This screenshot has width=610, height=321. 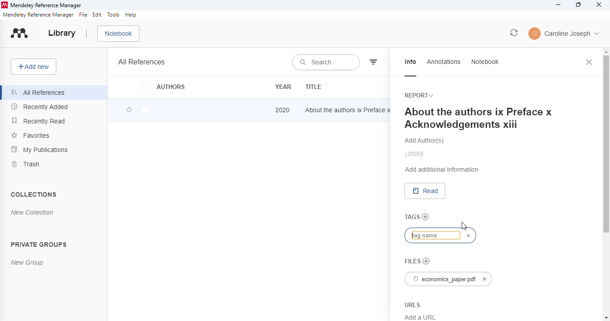 I want to click on all references, so click(x=142, y=62).